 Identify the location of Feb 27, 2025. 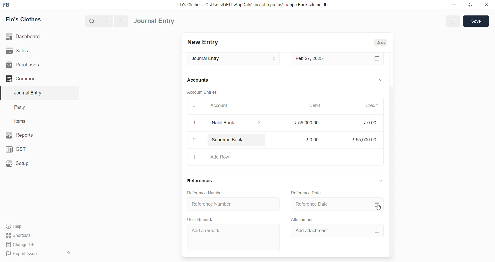
(338, 59).